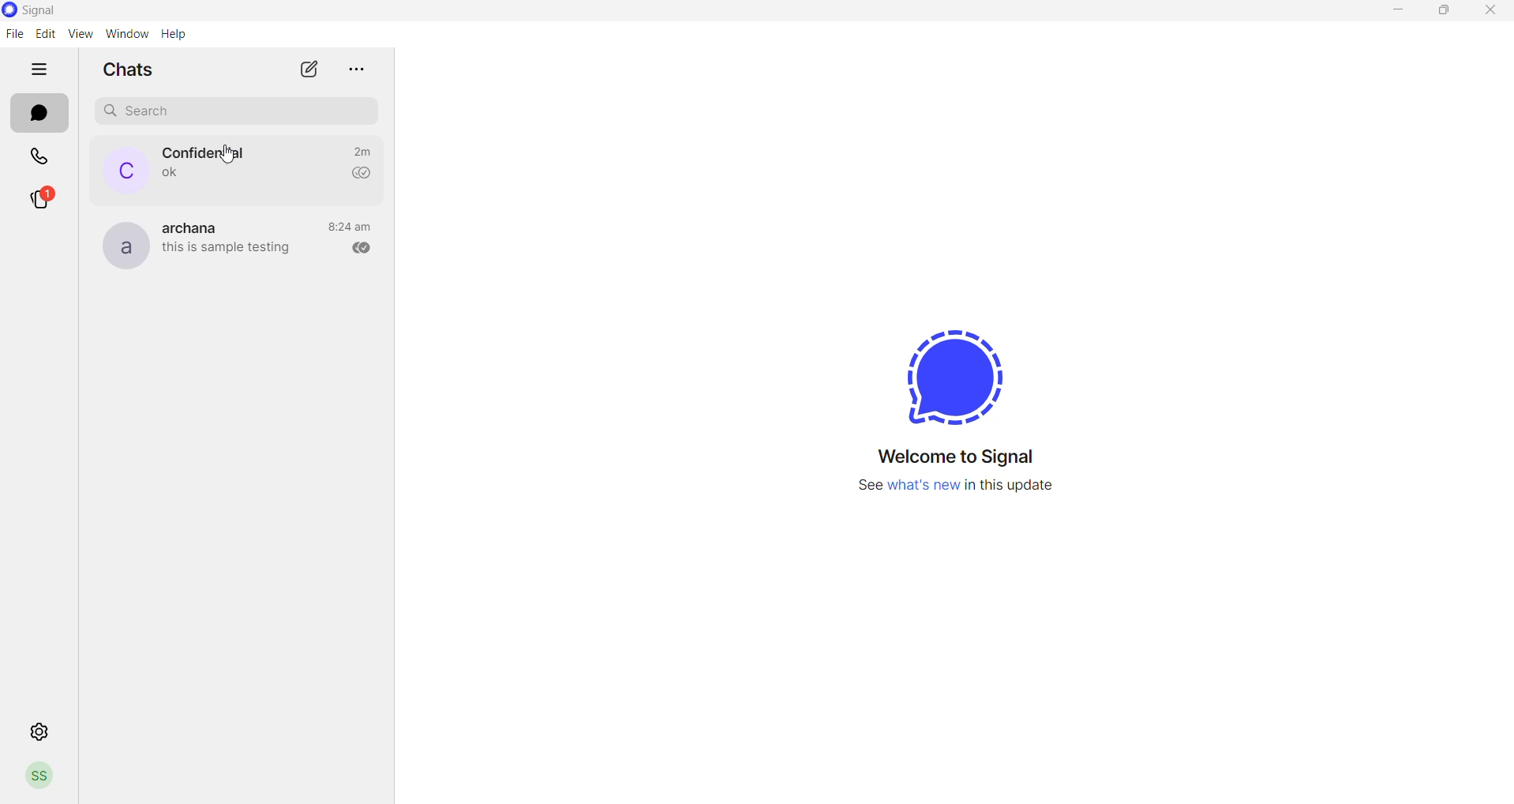  I want to click on close, so click(1489, 13).